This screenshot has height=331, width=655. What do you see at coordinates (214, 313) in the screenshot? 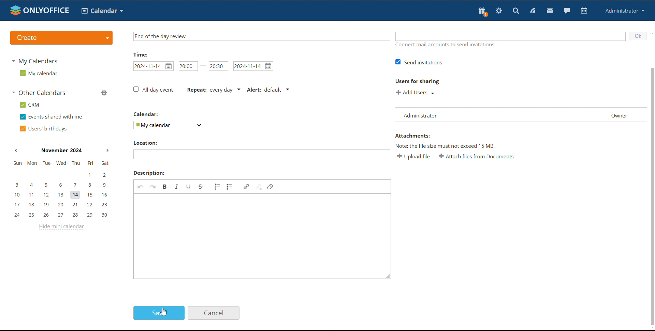
I see `cancel` at bounding box center [214, 313].